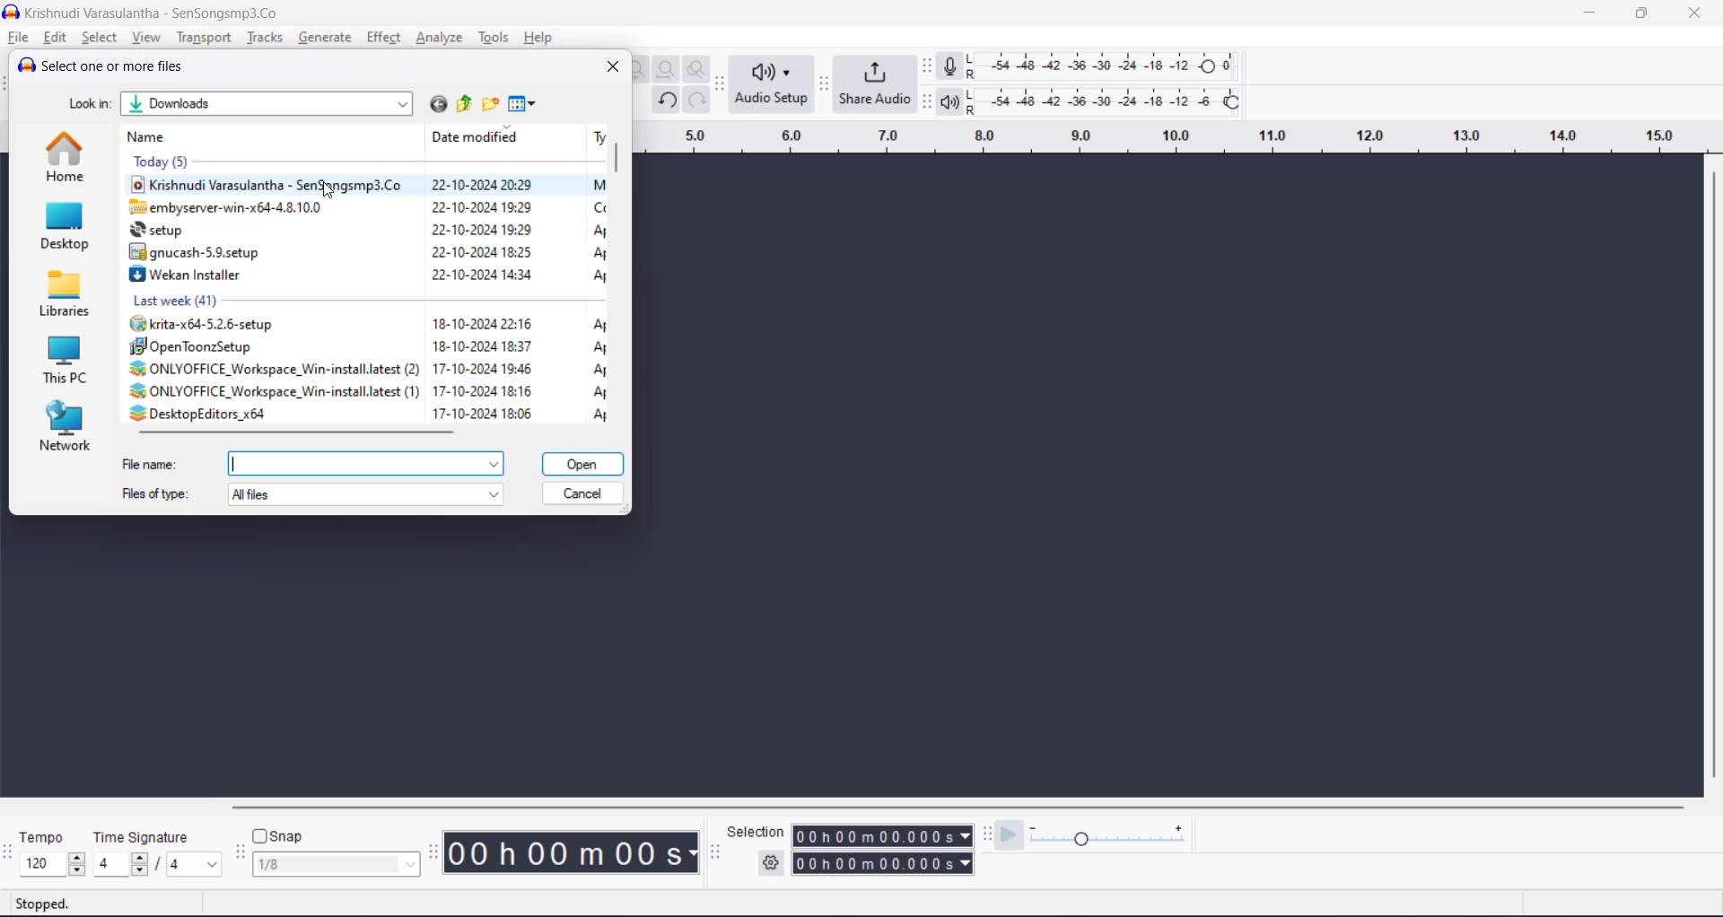  I want to click on Select one or more files, so click(109, 65).